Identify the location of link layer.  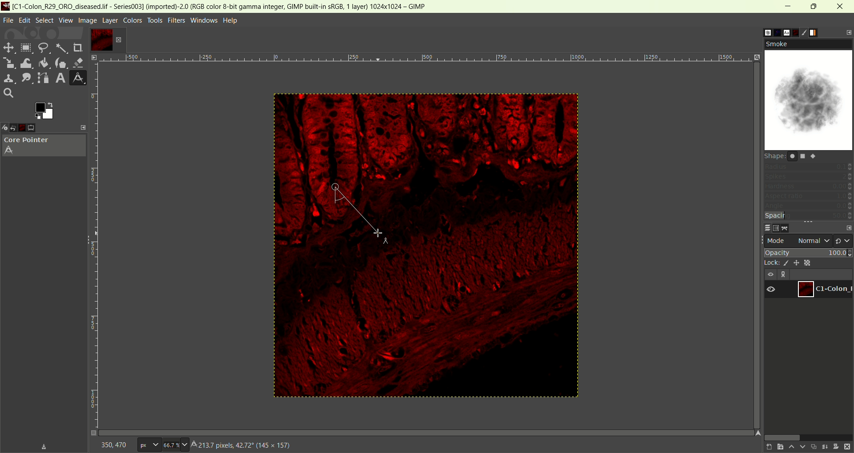
(784, 275).